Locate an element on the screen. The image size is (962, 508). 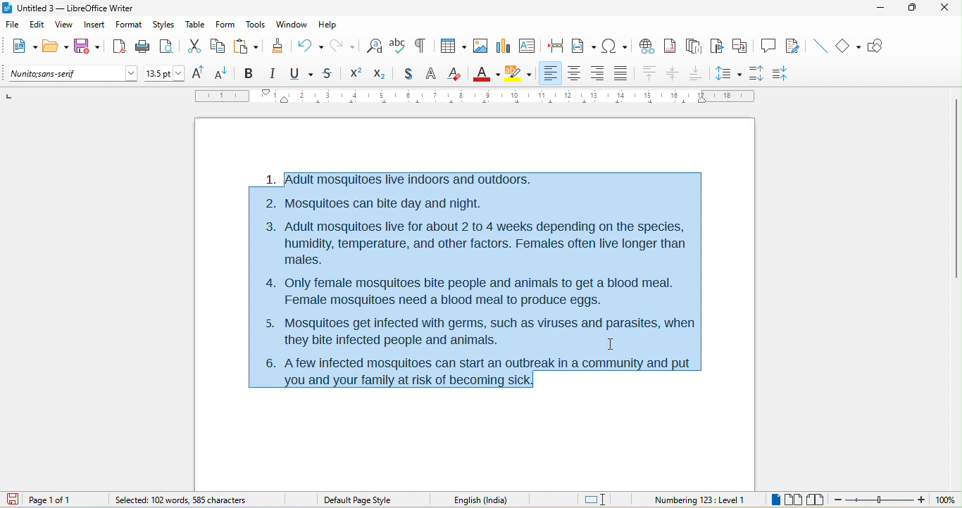
new is located at coordinates (21, 47).